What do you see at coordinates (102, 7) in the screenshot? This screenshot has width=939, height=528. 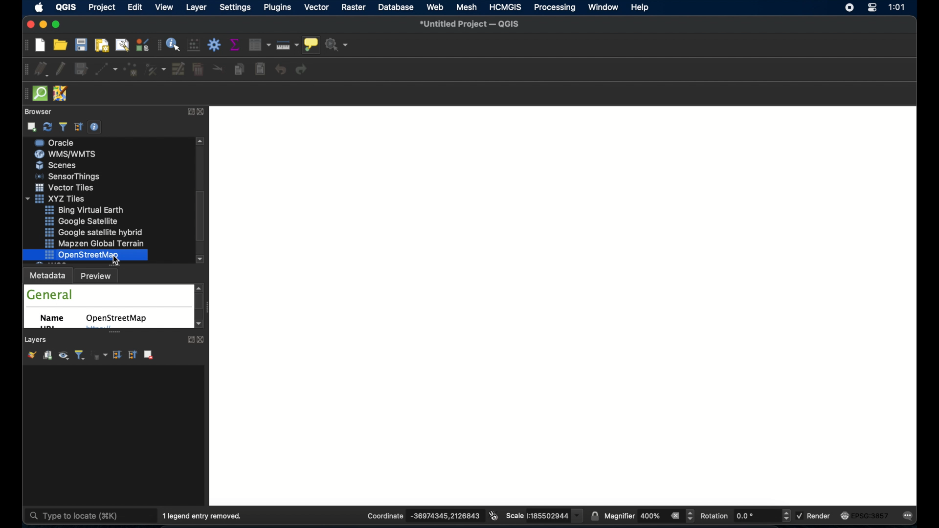 I see `project` at bounding box center [102, 7].